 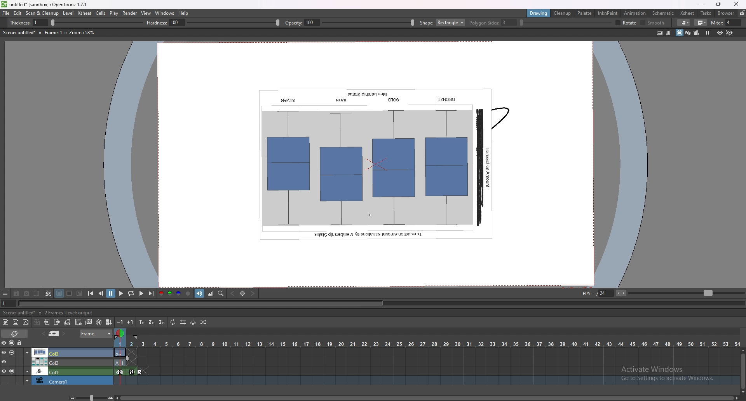 I want to click on auto input cell number, so click(x=98, y=322).